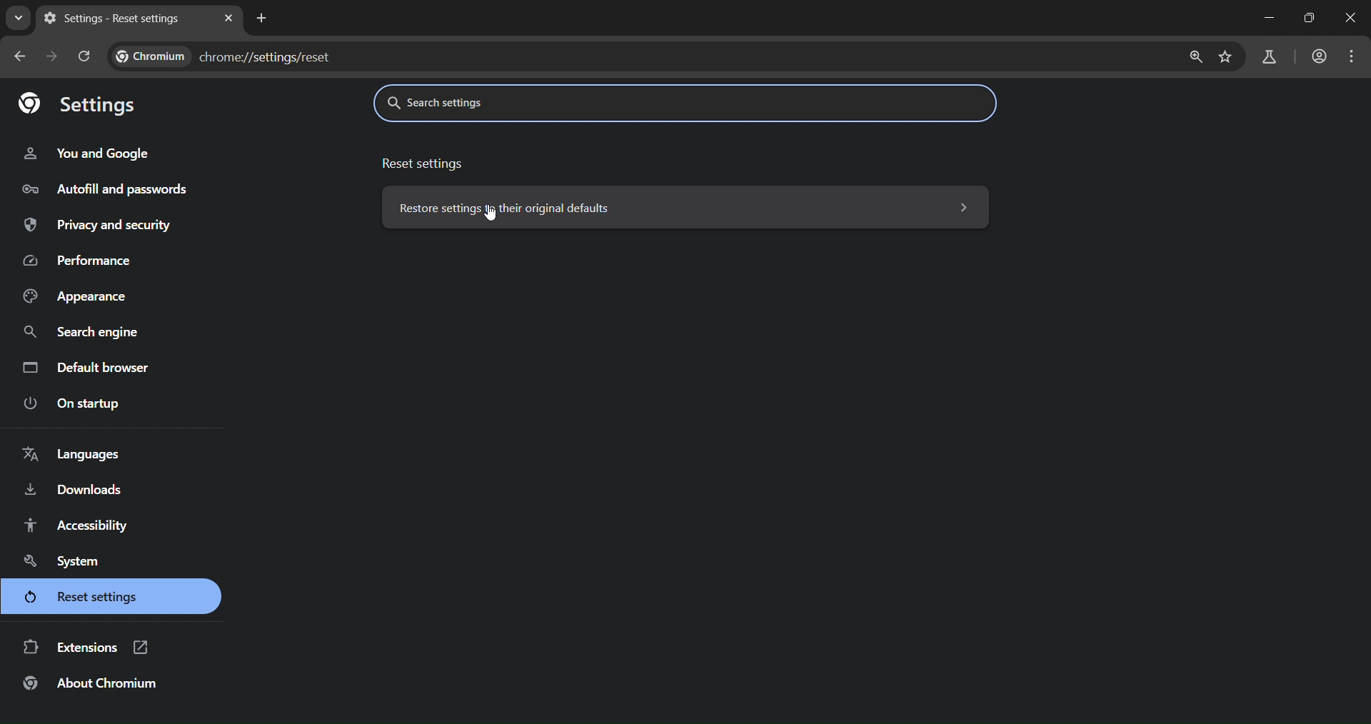  What do you see at coordinates (86, 684) in the screenshot?
I see `about chromium` at bounding box center [86, 684].